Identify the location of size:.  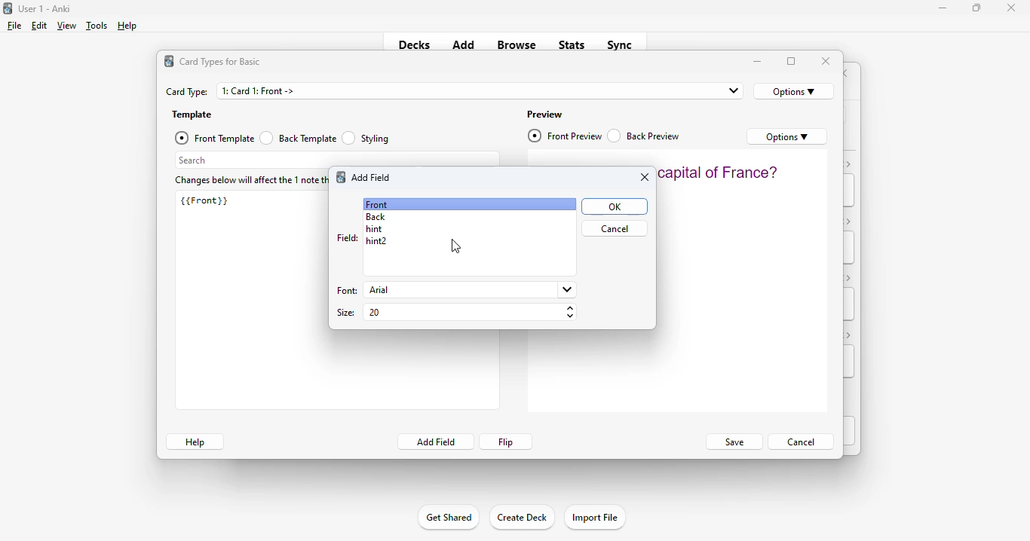
(346, 313).